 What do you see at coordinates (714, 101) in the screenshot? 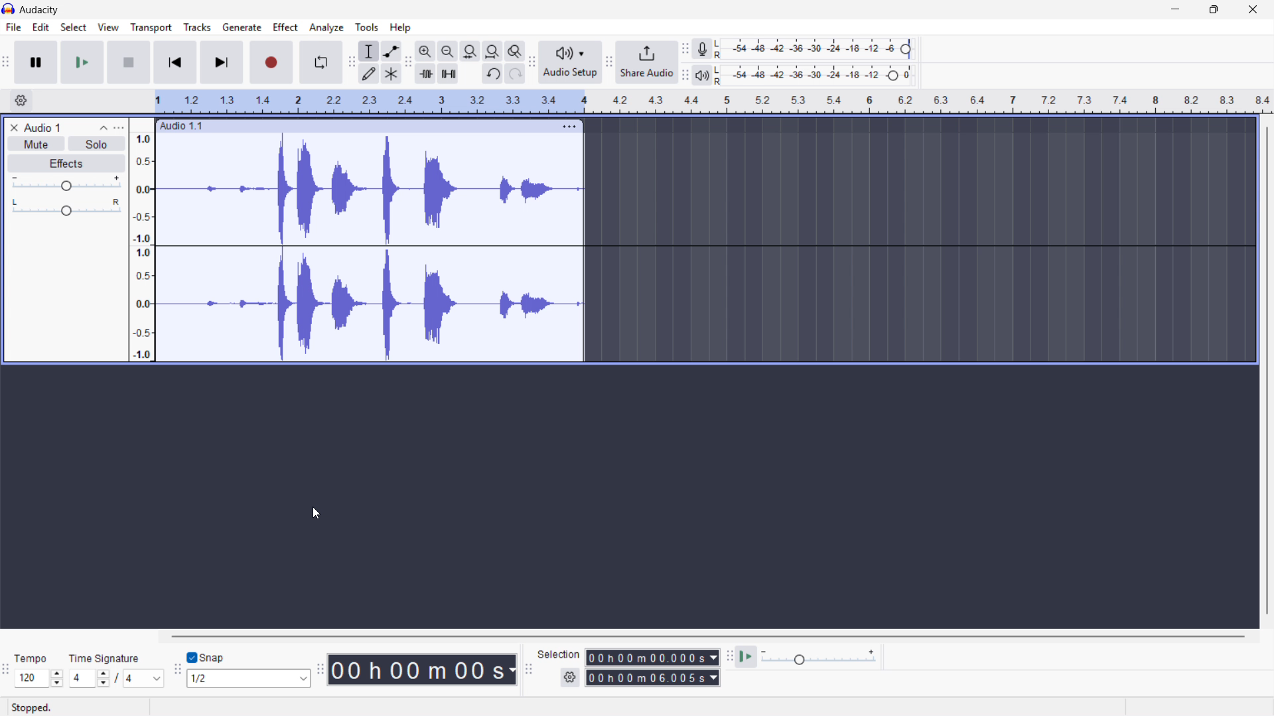
I see `Timeline` at bounding box center [714, 101].